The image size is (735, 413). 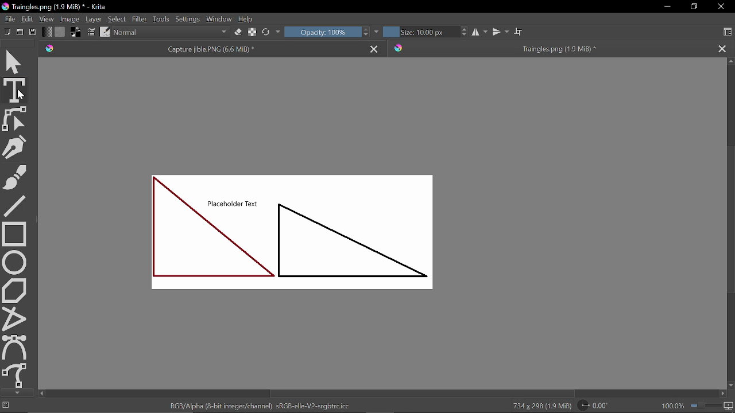 I want to click on Close tab, so click(x=375, y=47).